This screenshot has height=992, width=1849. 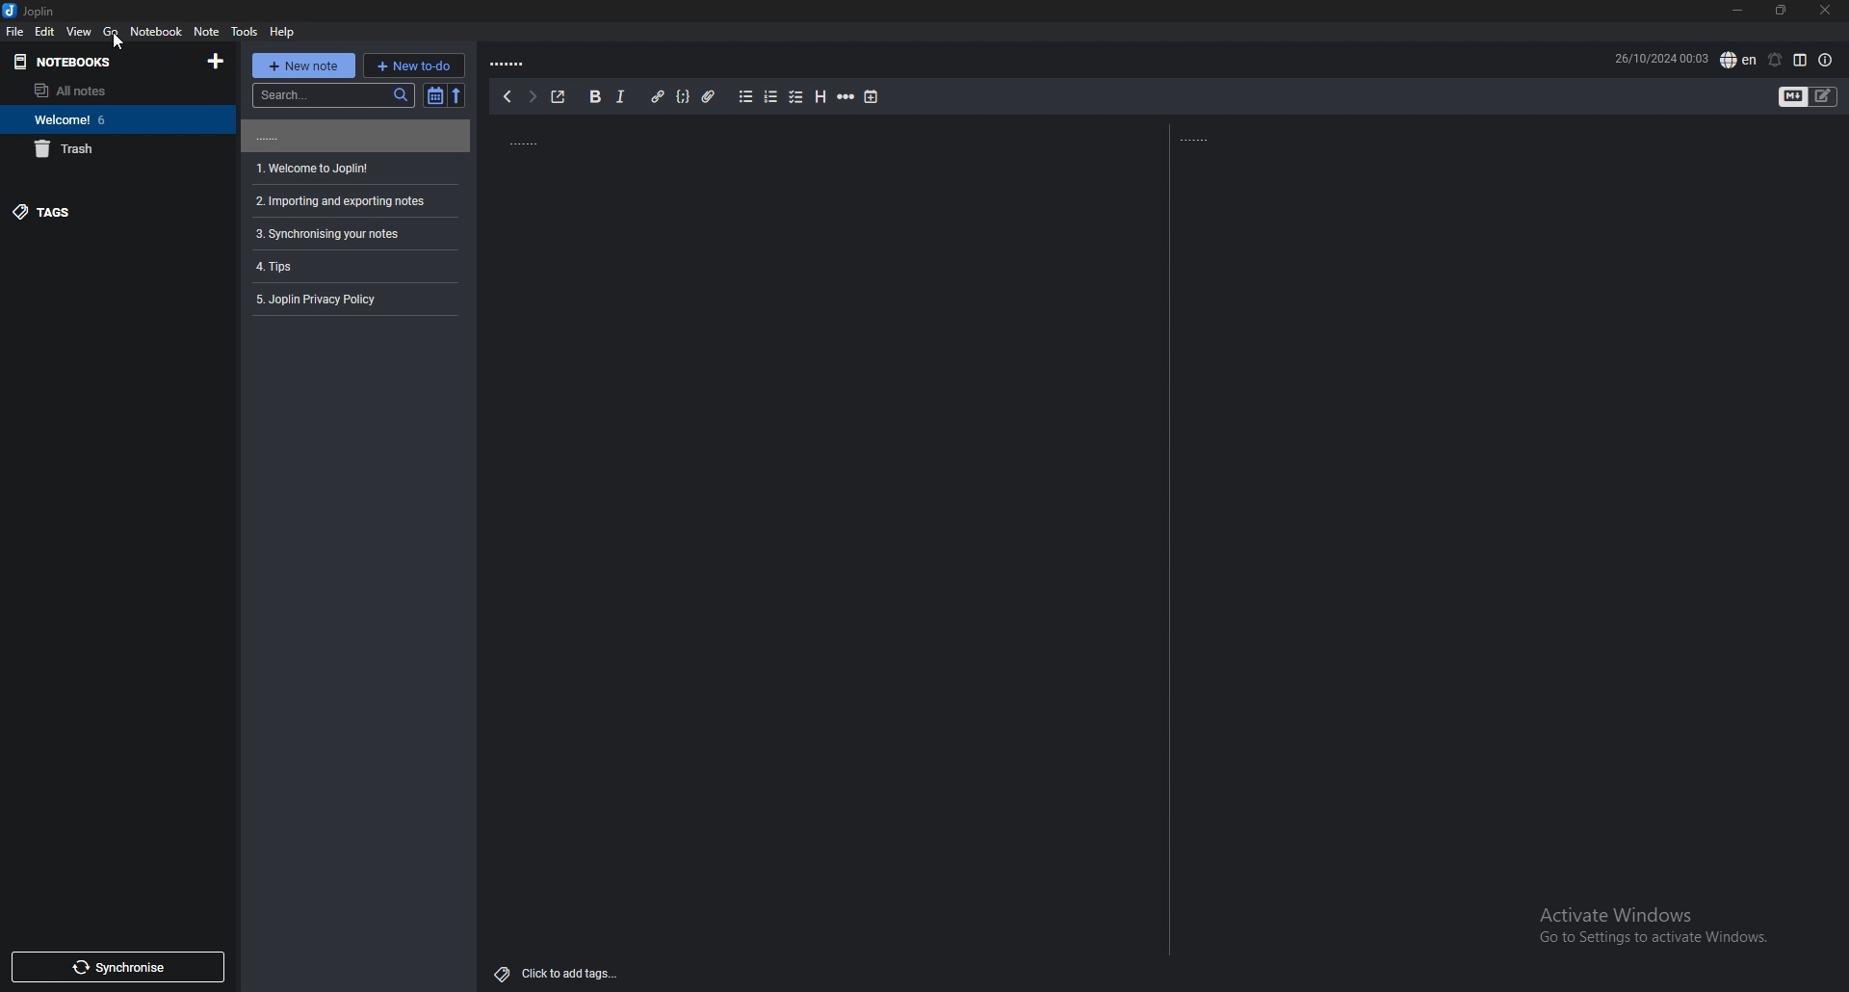 What do you see at coordinates (352, 234) in the screenshot?
I see `note 4` at bounding box center [352, 234].